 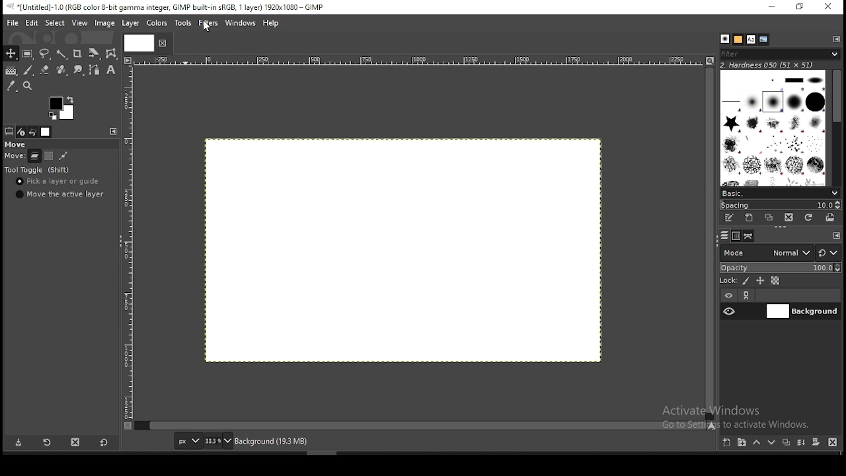 I want to click on layer, so click(x=802, y=311).